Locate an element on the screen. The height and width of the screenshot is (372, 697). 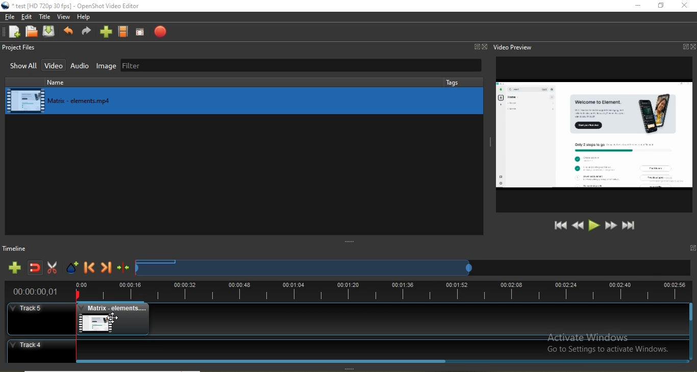
Track is located at coordinates (346, 318).